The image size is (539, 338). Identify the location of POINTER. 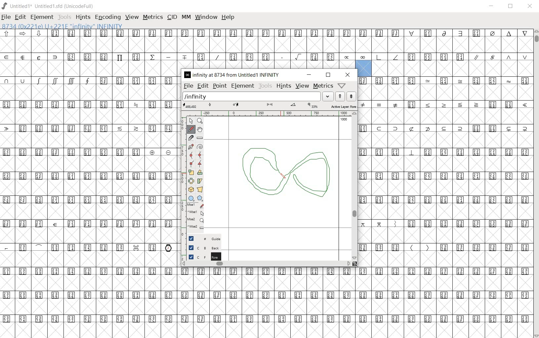
(190, 121).